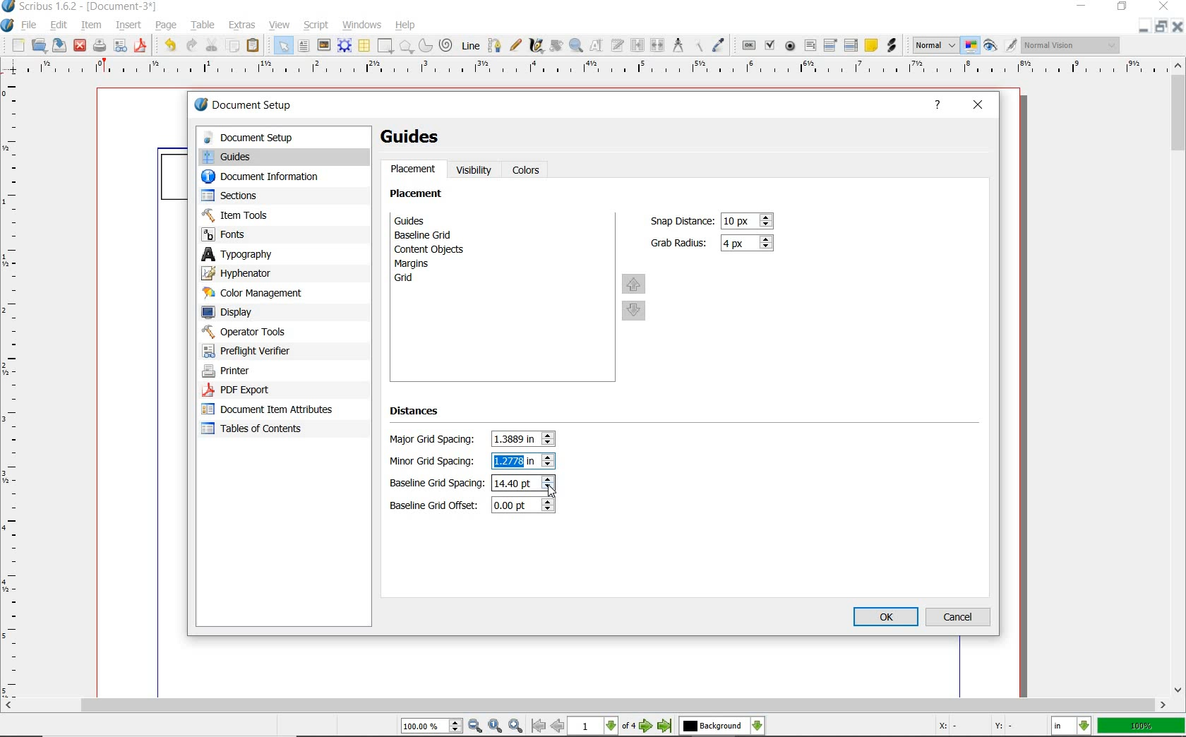 The height and width of the screenshot is (737, 1186). Describe the element at coordinates (436, 440) in the screenshot. I see `Major Grid Spacing:` at that location.